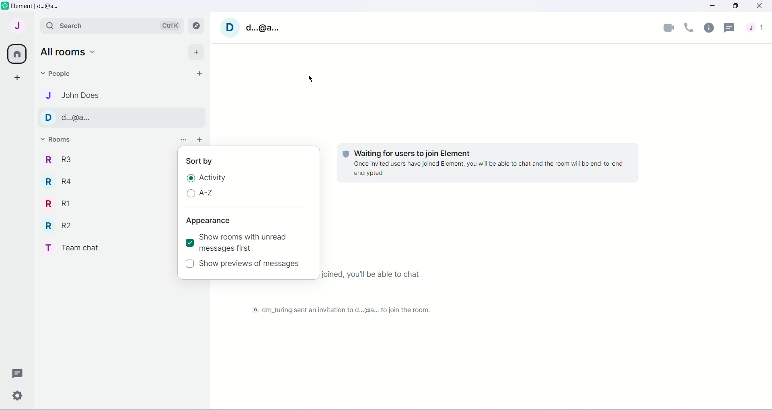 Image resolution: width=772 pixels, height=410 pixels. What do you see at coordinates (689, 28) in the screenshot?
I see `Voice Call` at bounding box center [689, 28].